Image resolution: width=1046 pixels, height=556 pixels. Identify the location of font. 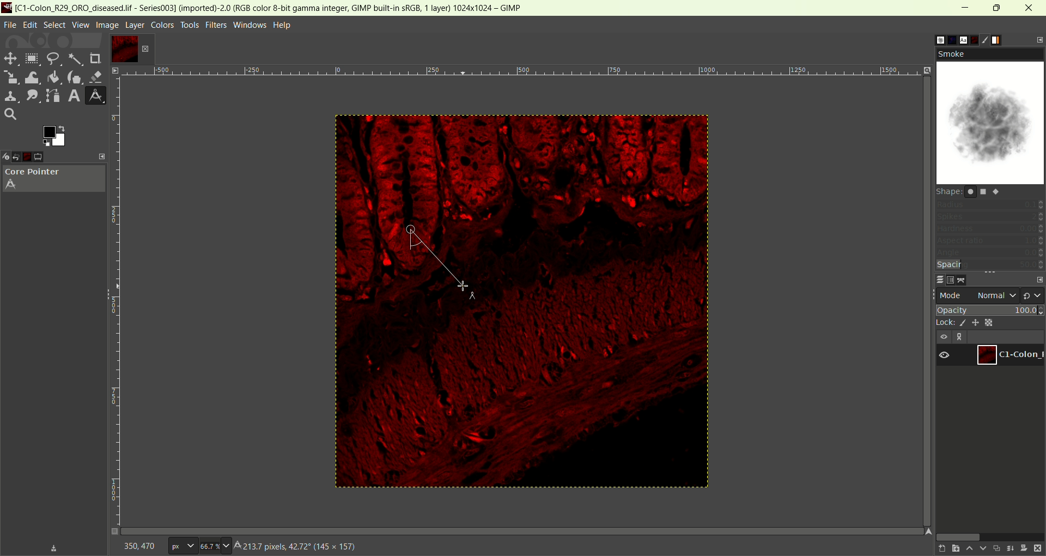
(958, 39).